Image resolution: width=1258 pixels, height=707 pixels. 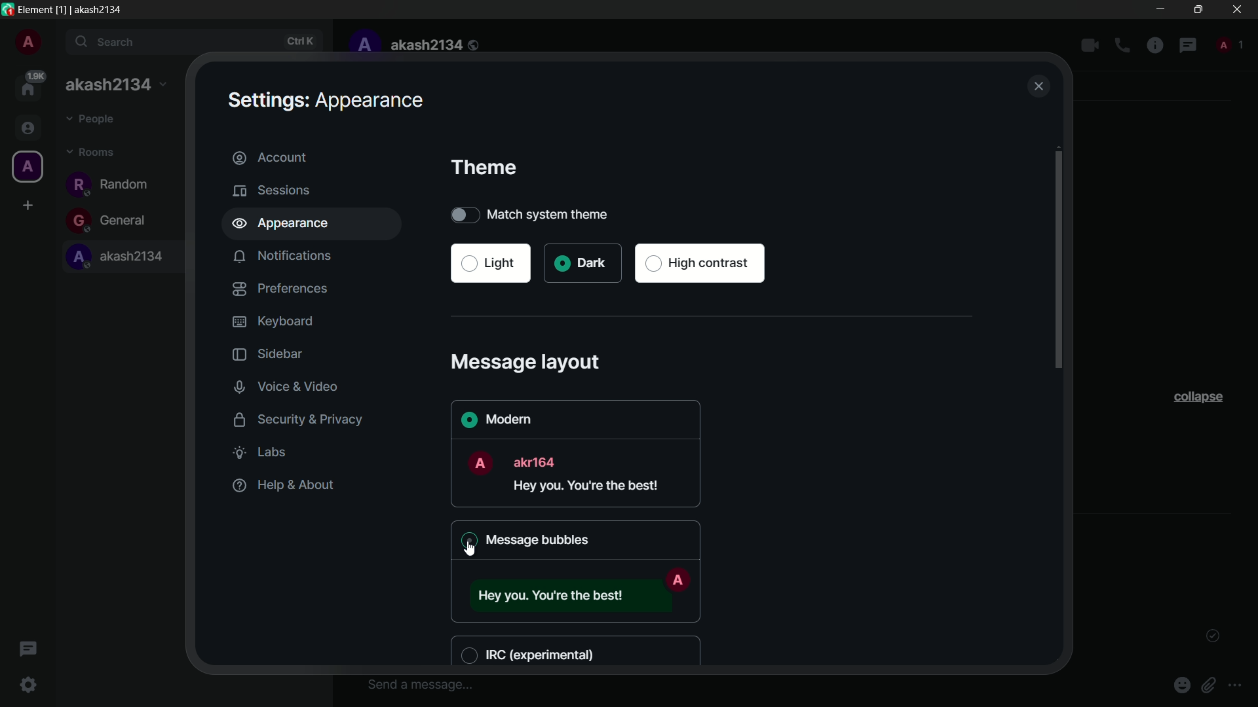 I want to click on tick, so click(x=1213, y=636).